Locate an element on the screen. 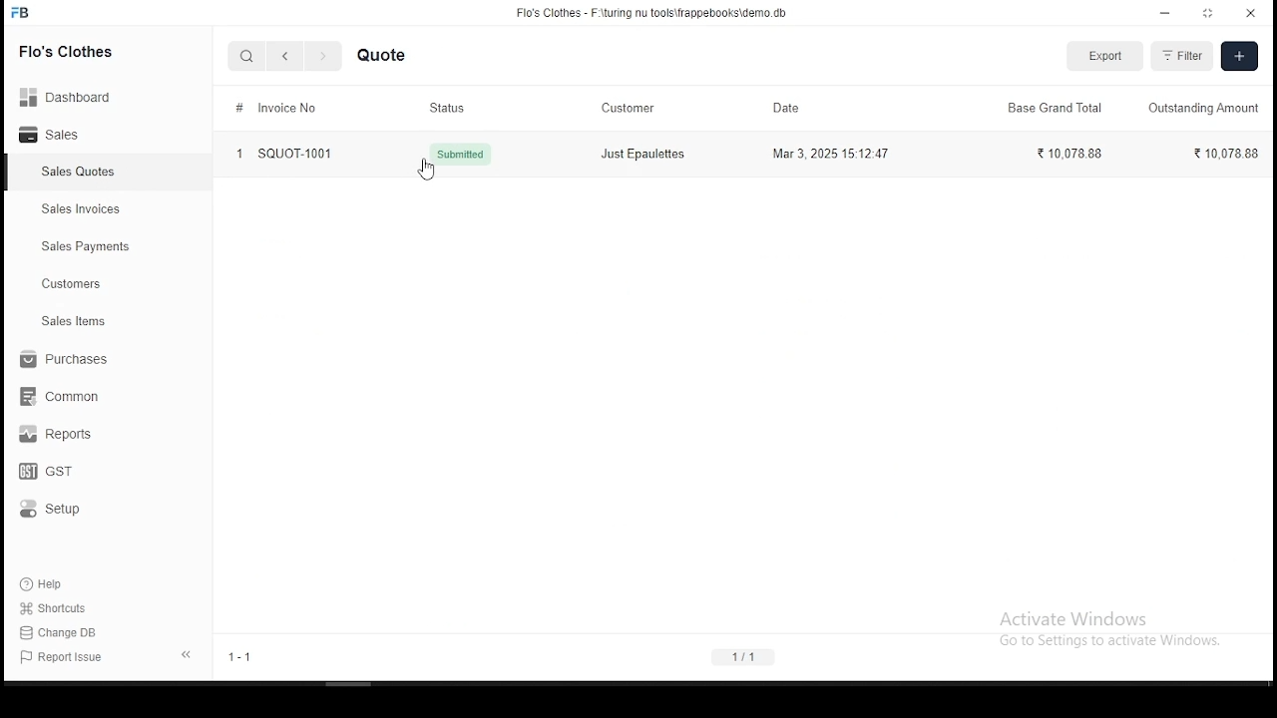 The image size is (1277, 718). 1 SQUOT-1001 is located at coordinates (290, 156).